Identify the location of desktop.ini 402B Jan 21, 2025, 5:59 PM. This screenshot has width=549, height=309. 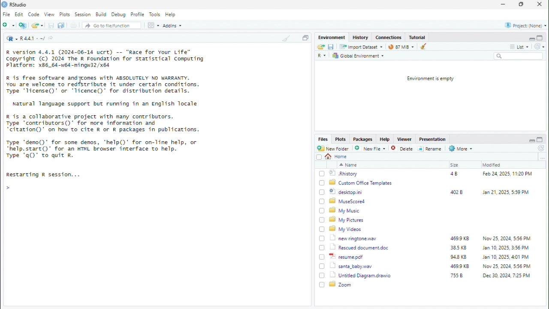
(431, 192).